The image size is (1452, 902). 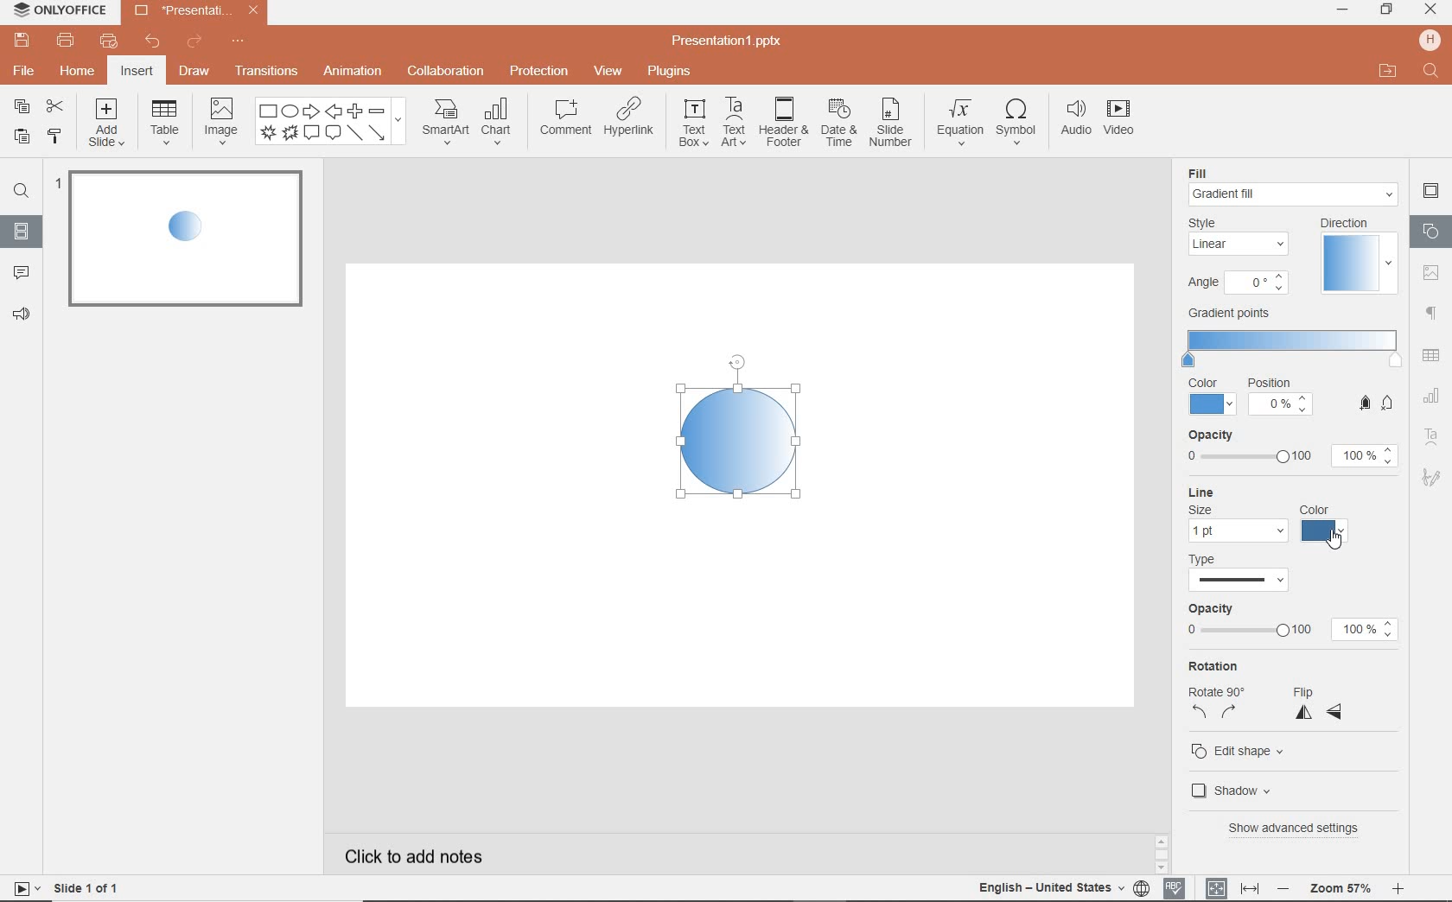 I want to click on print, so click(x=67, y=40).